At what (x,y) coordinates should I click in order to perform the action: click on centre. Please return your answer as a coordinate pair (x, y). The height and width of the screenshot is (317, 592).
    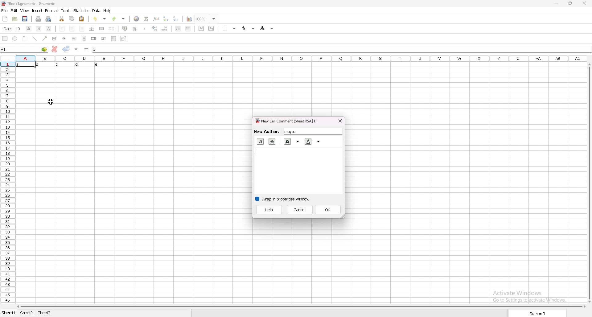
    Looking at the image, I should click on (72, 28).